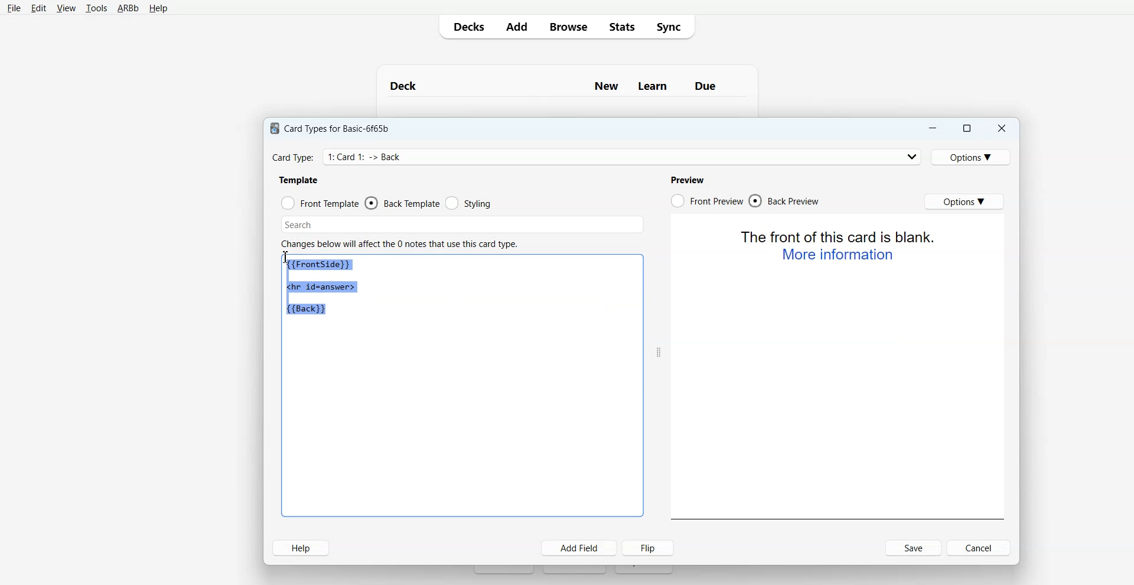 This screenshot has width=1134, height=585. I want to click on Front Preview, so click(706, 200).